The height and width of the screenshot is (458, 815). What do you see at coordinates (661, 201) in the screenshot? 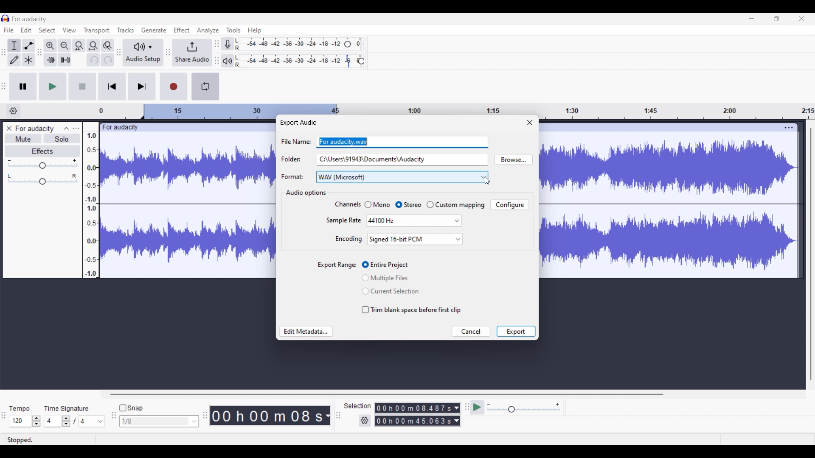
I see `Current track` at bounding box center [661, 201].